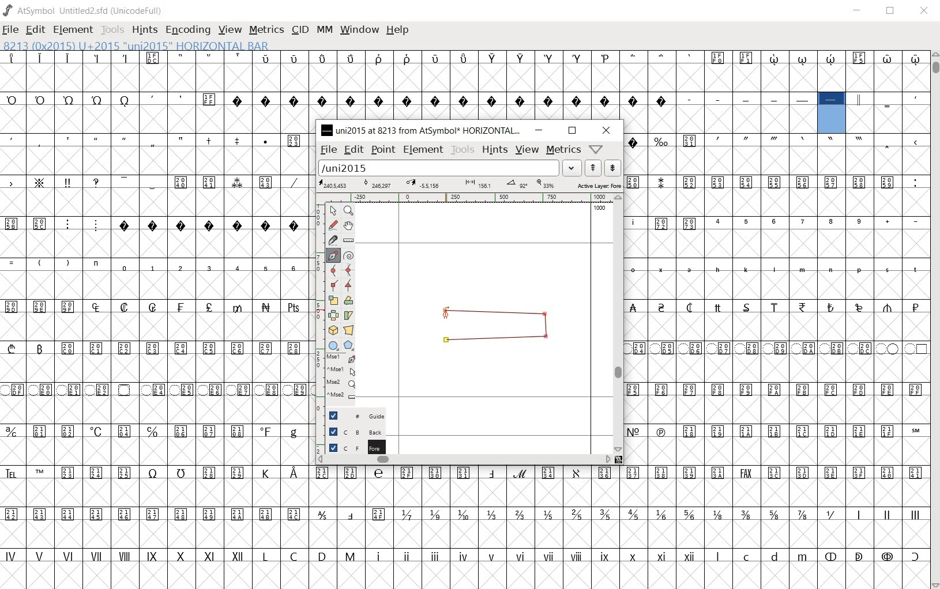  What do you see at coordinates (777, 299) in the screenshot?
I see `glyph characters` at bounding box center [777, 299].